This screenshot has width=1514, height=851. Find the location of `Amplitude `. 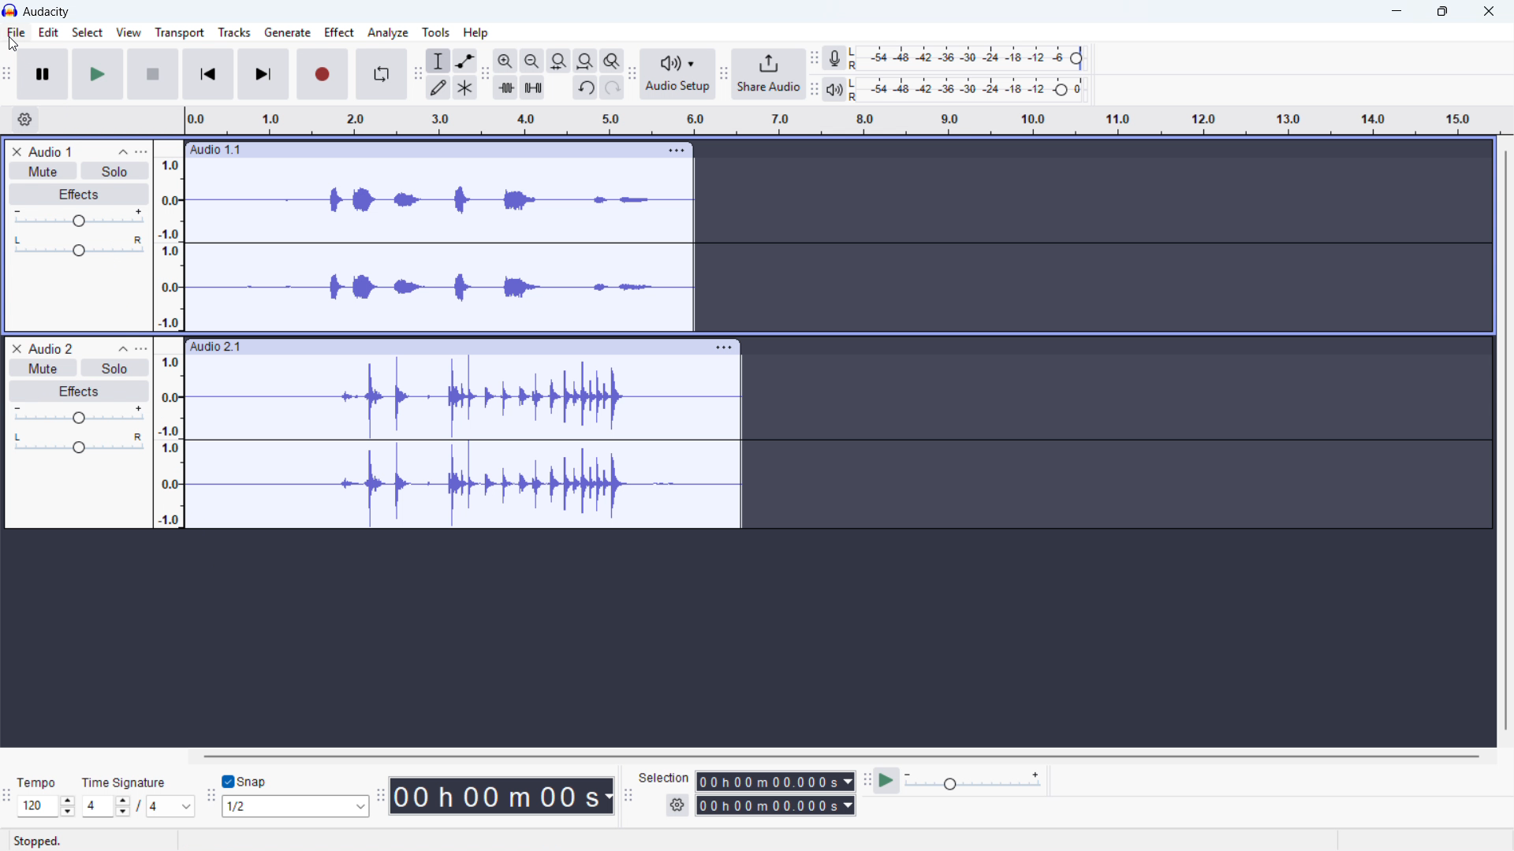

Amplitude  is located at coordinates (169, 334).